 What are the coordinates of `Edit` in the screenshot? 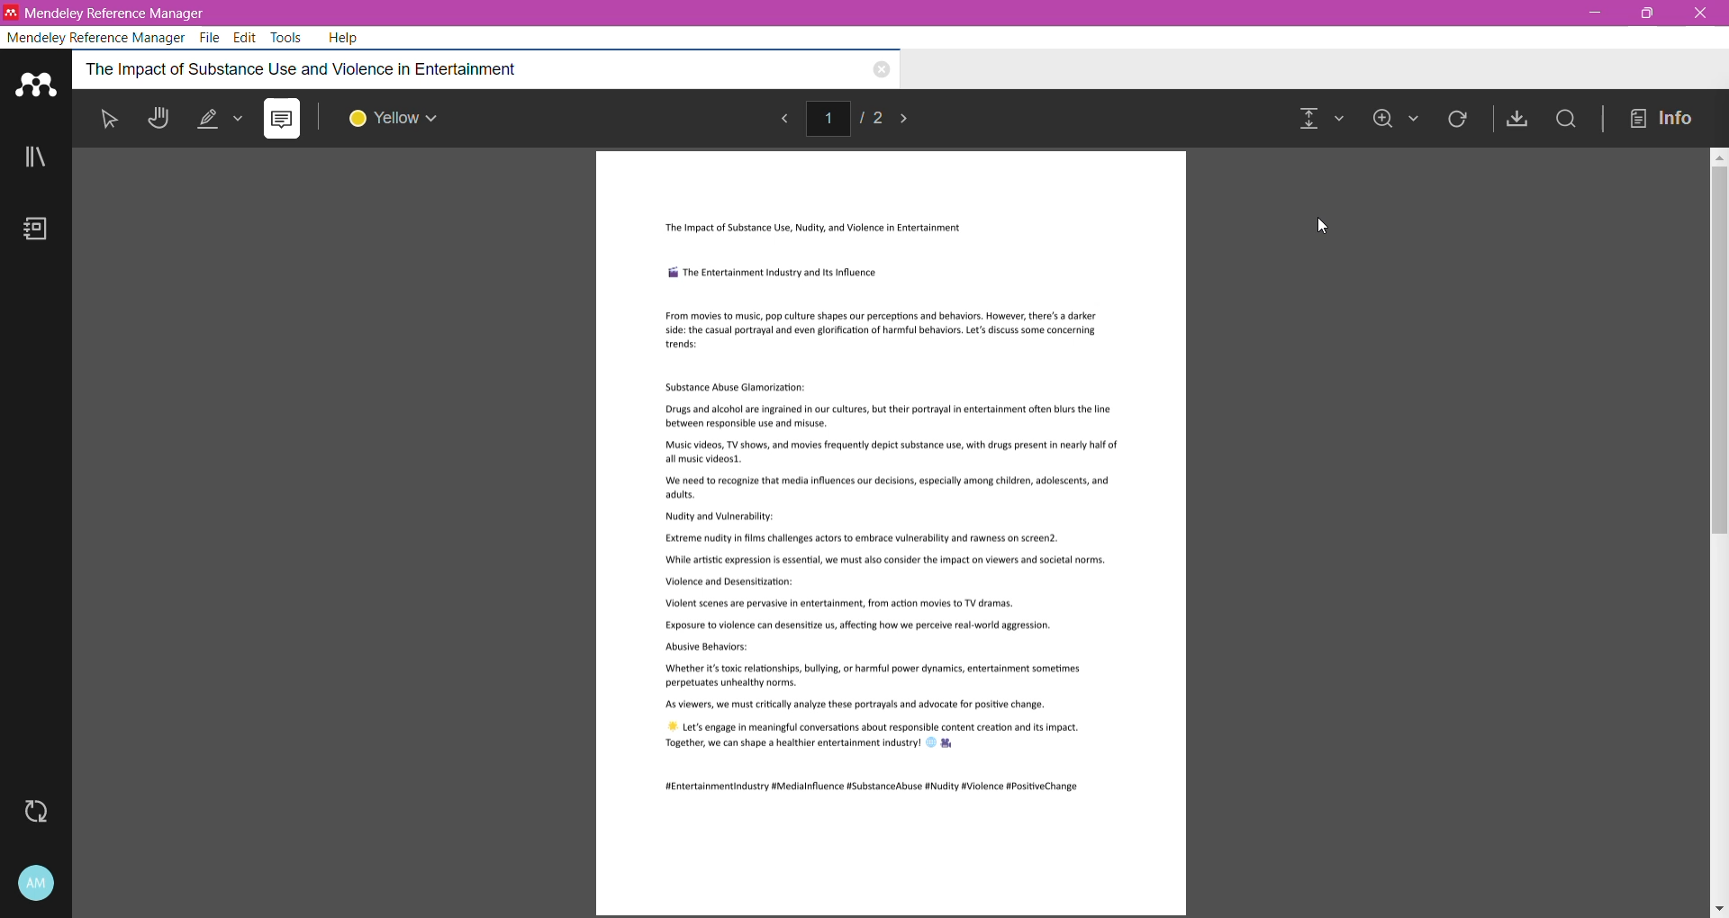 It's located at (246, 36).